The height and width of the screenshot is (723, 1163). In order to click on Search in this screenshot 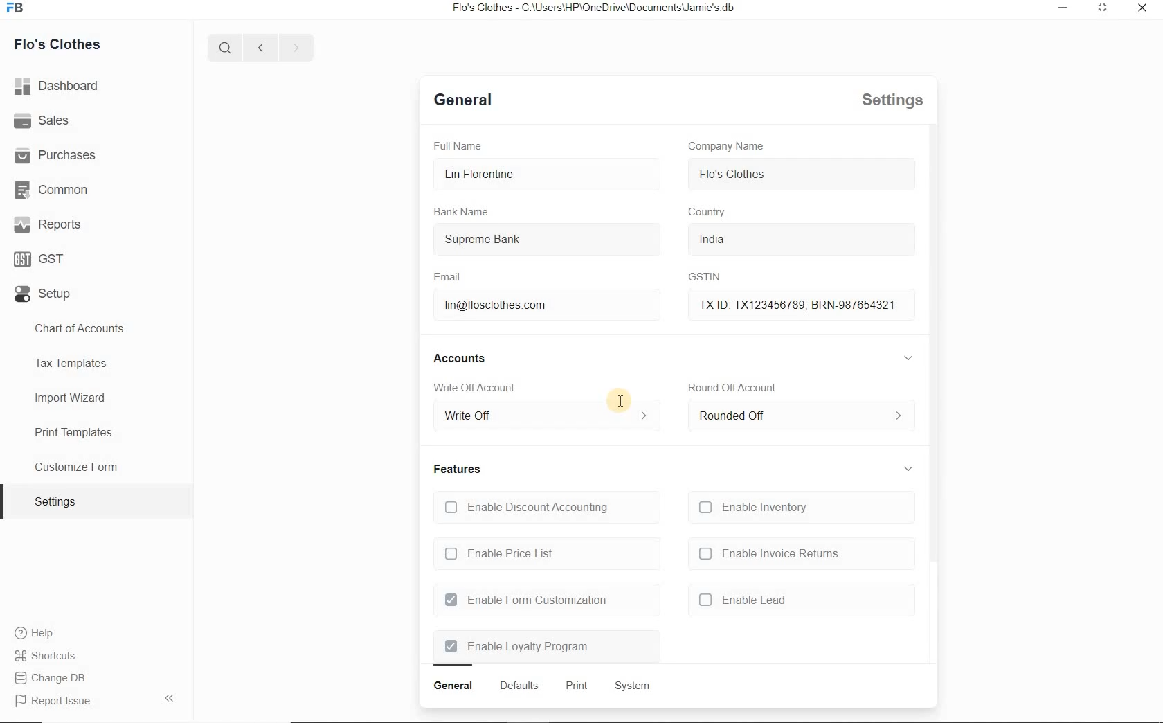, I will do `click(223, 46)`.